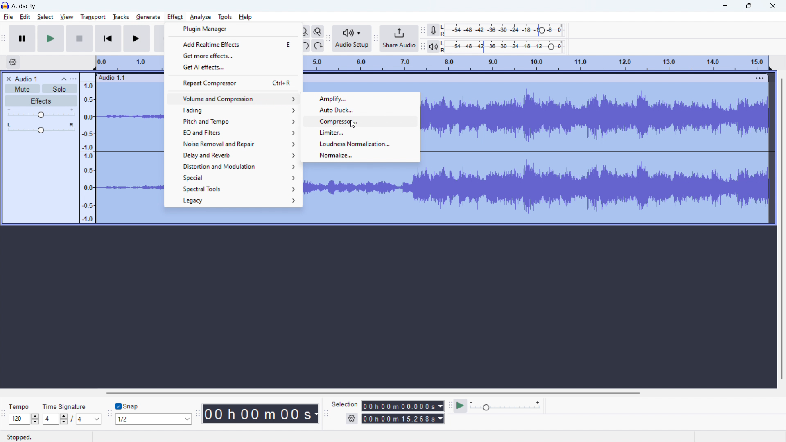 This screenshot has height=442, width=786. Describe the element at coordinates (79, 38) in the screenshot. I see `stop` at that location.